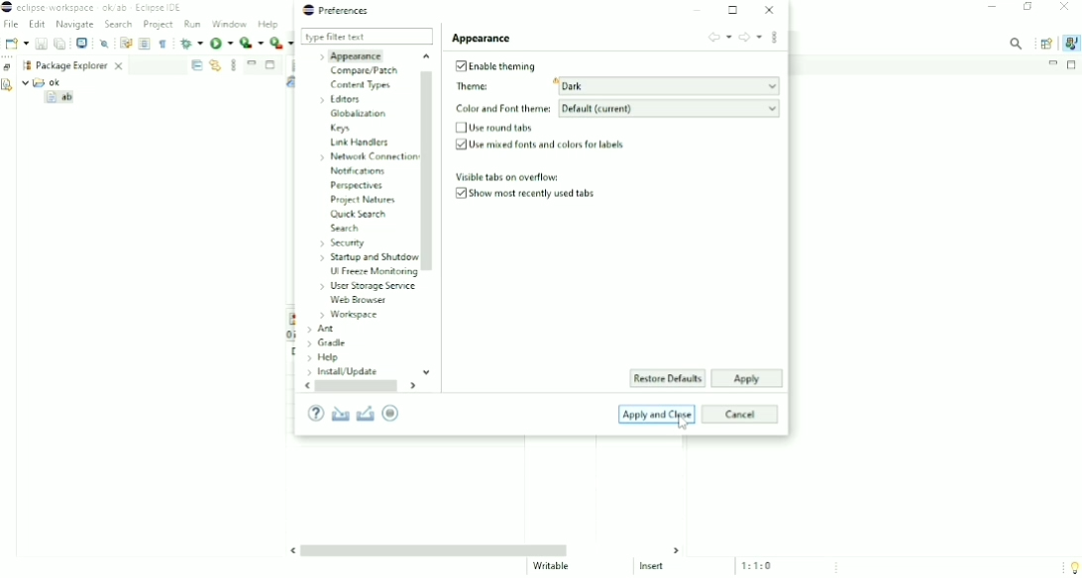 This screenshot has height=578, width=1082. I want to click on Skip All Breakpoints, so click(105, 43).